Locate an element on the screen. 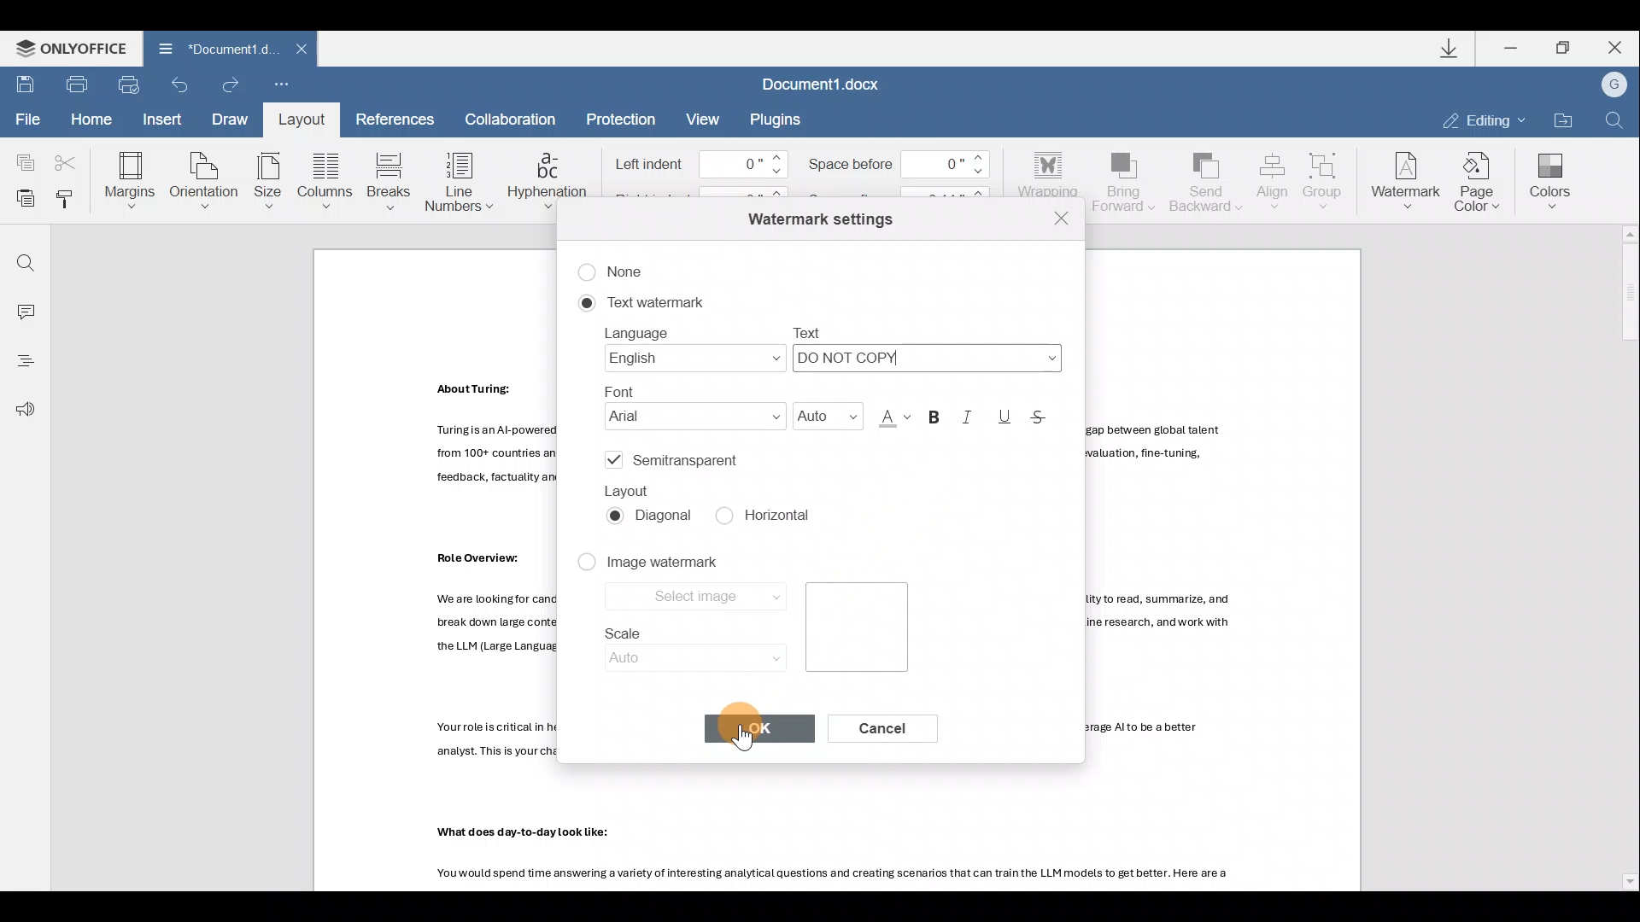  Font name is located at coordinates (687, 406).